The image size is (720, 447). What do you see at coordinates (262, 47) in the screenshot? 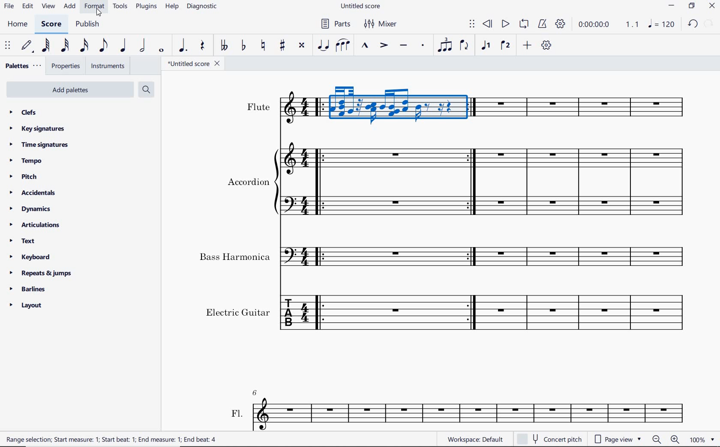
I see `toggle natural` at bounding box center [262, 47].